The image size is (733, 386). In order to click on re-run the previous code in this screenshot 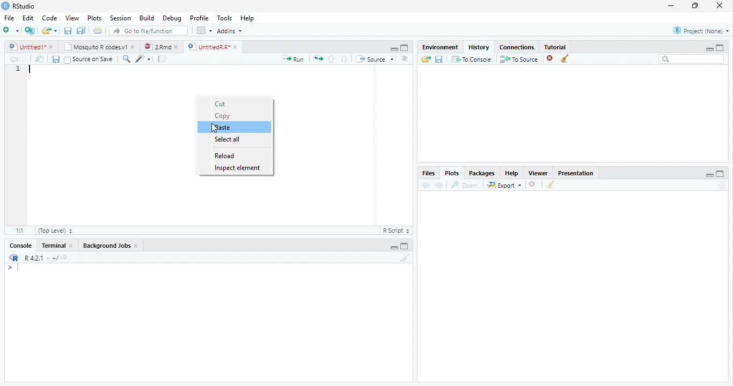, I will do `click(318, 58)`.